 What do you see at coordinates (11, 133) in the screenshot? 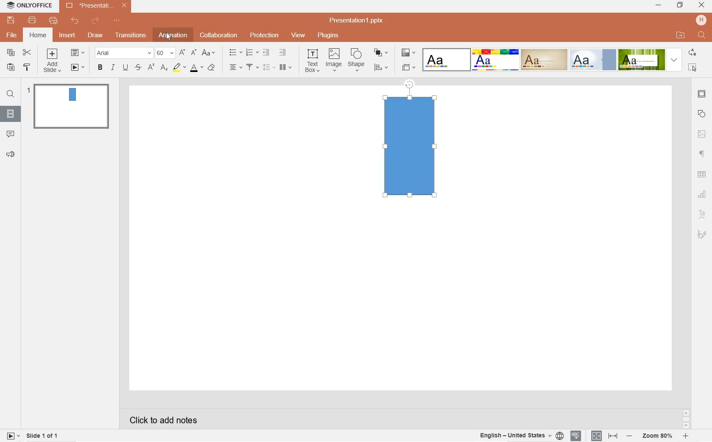
I see `comments` at bounding box center [11, 133].